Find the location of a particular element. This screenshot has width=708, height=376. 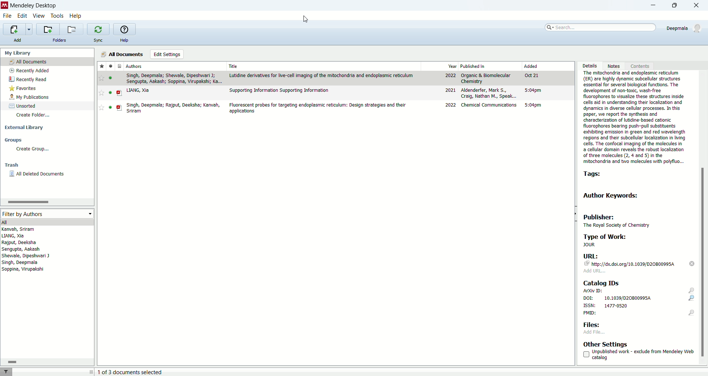

my publications is located at coordinates (30, 97).